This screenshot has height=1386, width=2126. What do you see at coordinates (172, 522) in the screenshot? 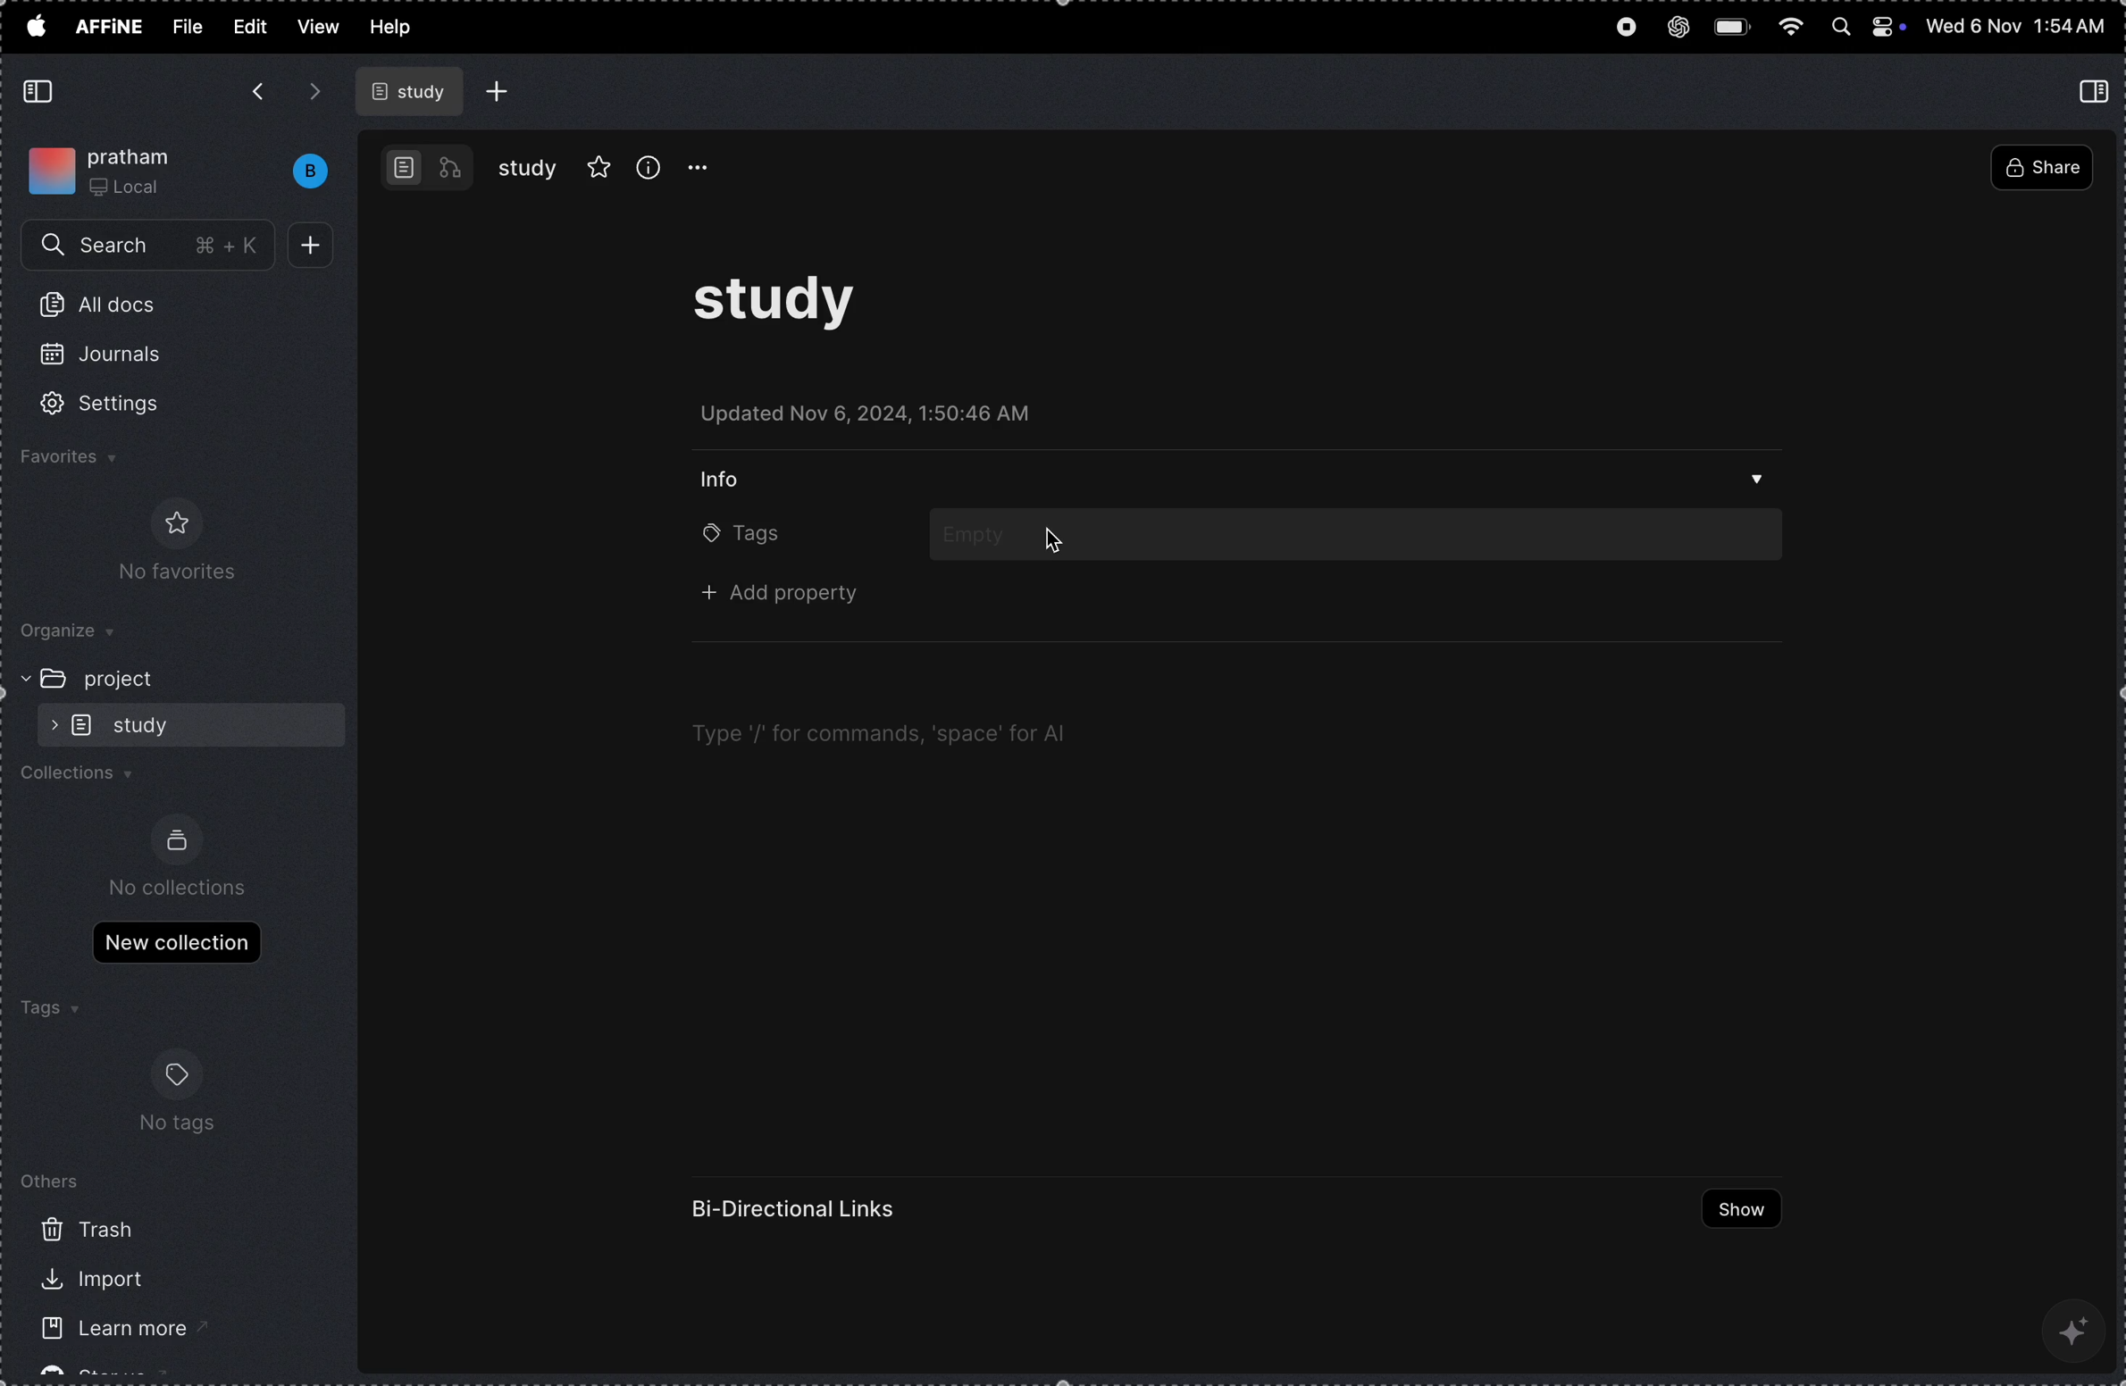
I see `favorite logo` at bounding box center [172, 522].